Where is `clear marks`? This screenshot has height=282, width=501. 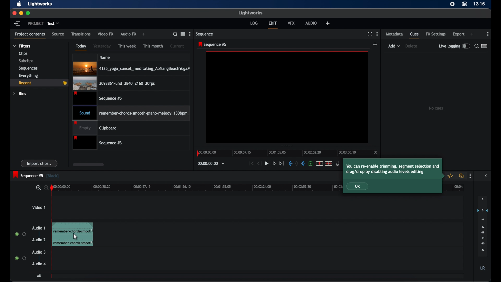 clear marks is located at coordinates (296, 164).